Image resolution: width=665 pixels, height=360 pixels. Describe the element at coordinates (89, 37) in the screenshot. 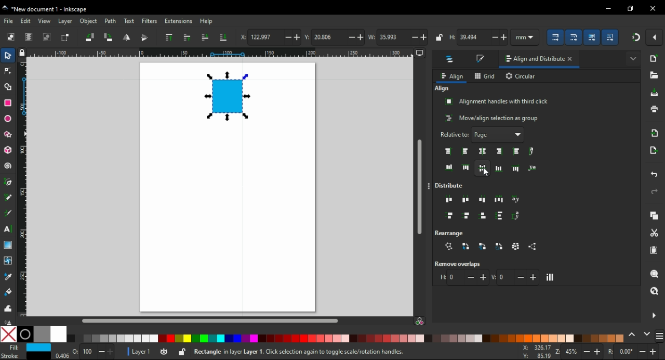

I see `rotate object 90 CCW` at that location.